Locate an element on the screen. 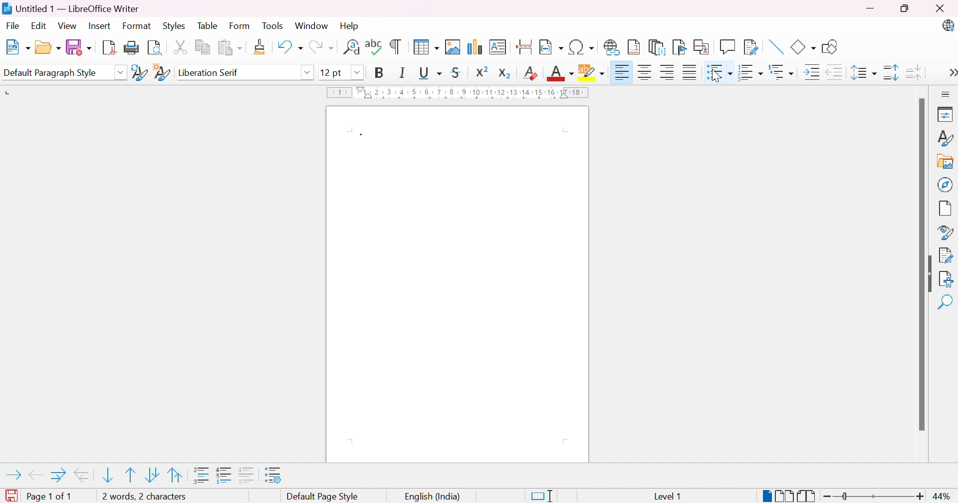 This screenshot has width=958, height=503. Insert special characters is located at coordinates (581, 47).